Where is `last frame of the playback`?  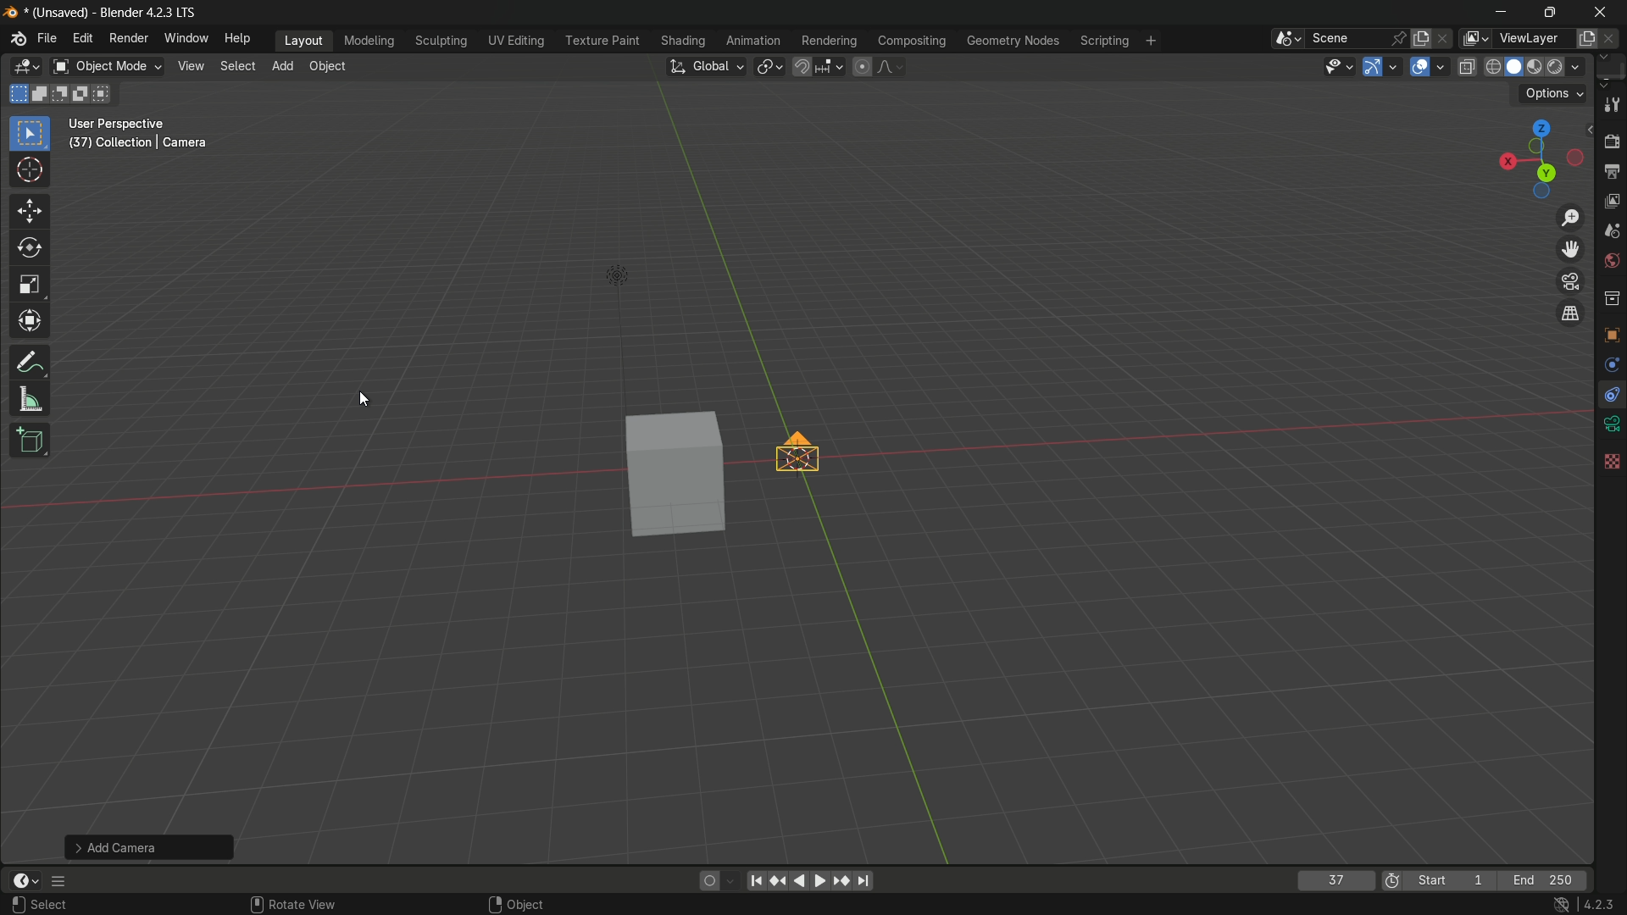
last frame of the playback is located at coordinates (1547, 881).